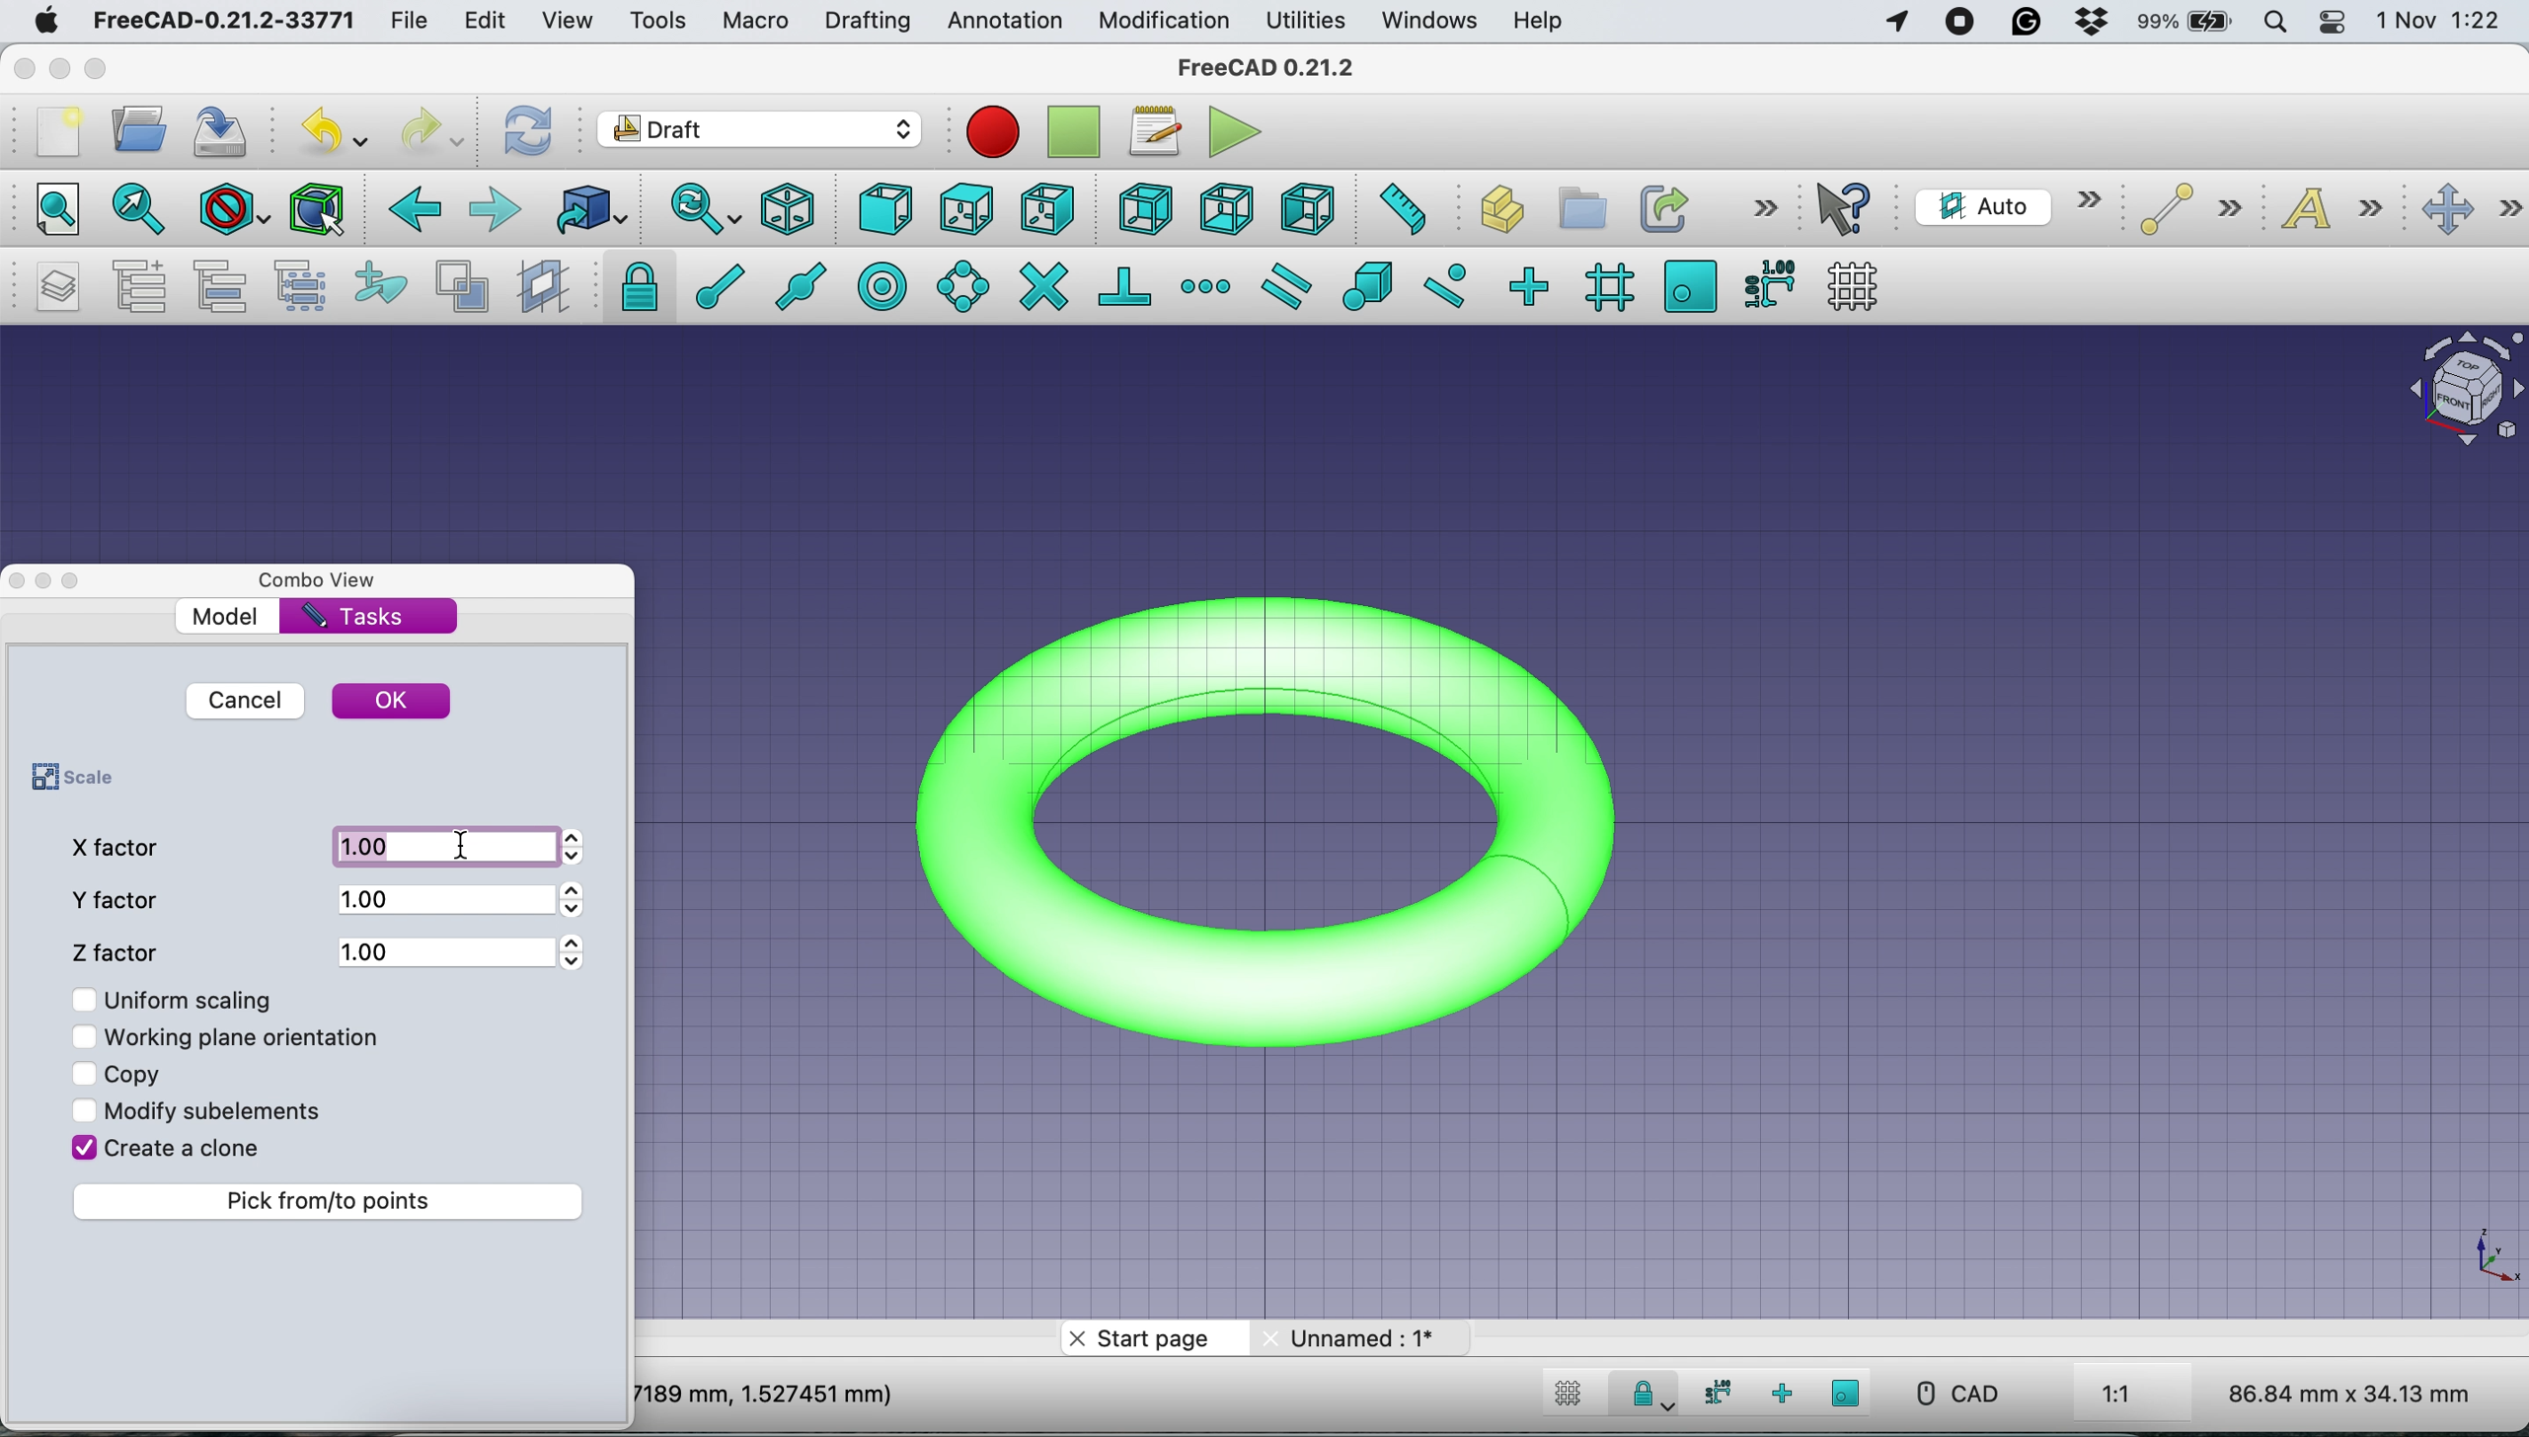 Image resolution: width=2529 pixels, height=1437 pixels. I want to click on snap dimensions, so click(1714, 1393).